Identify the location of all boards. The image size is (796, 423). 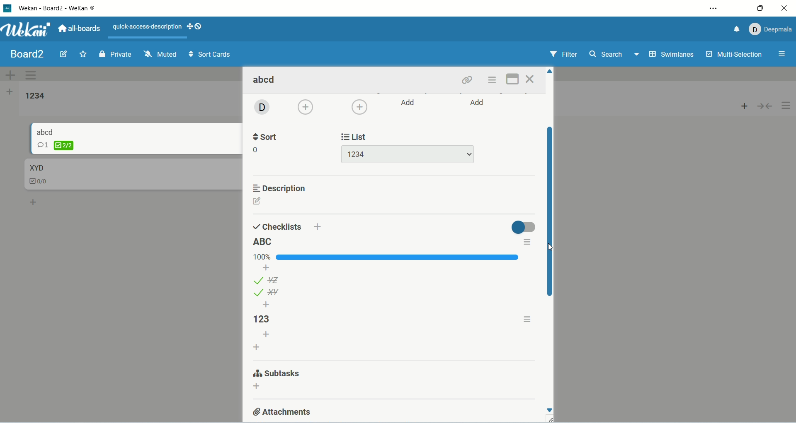
(81, 29).